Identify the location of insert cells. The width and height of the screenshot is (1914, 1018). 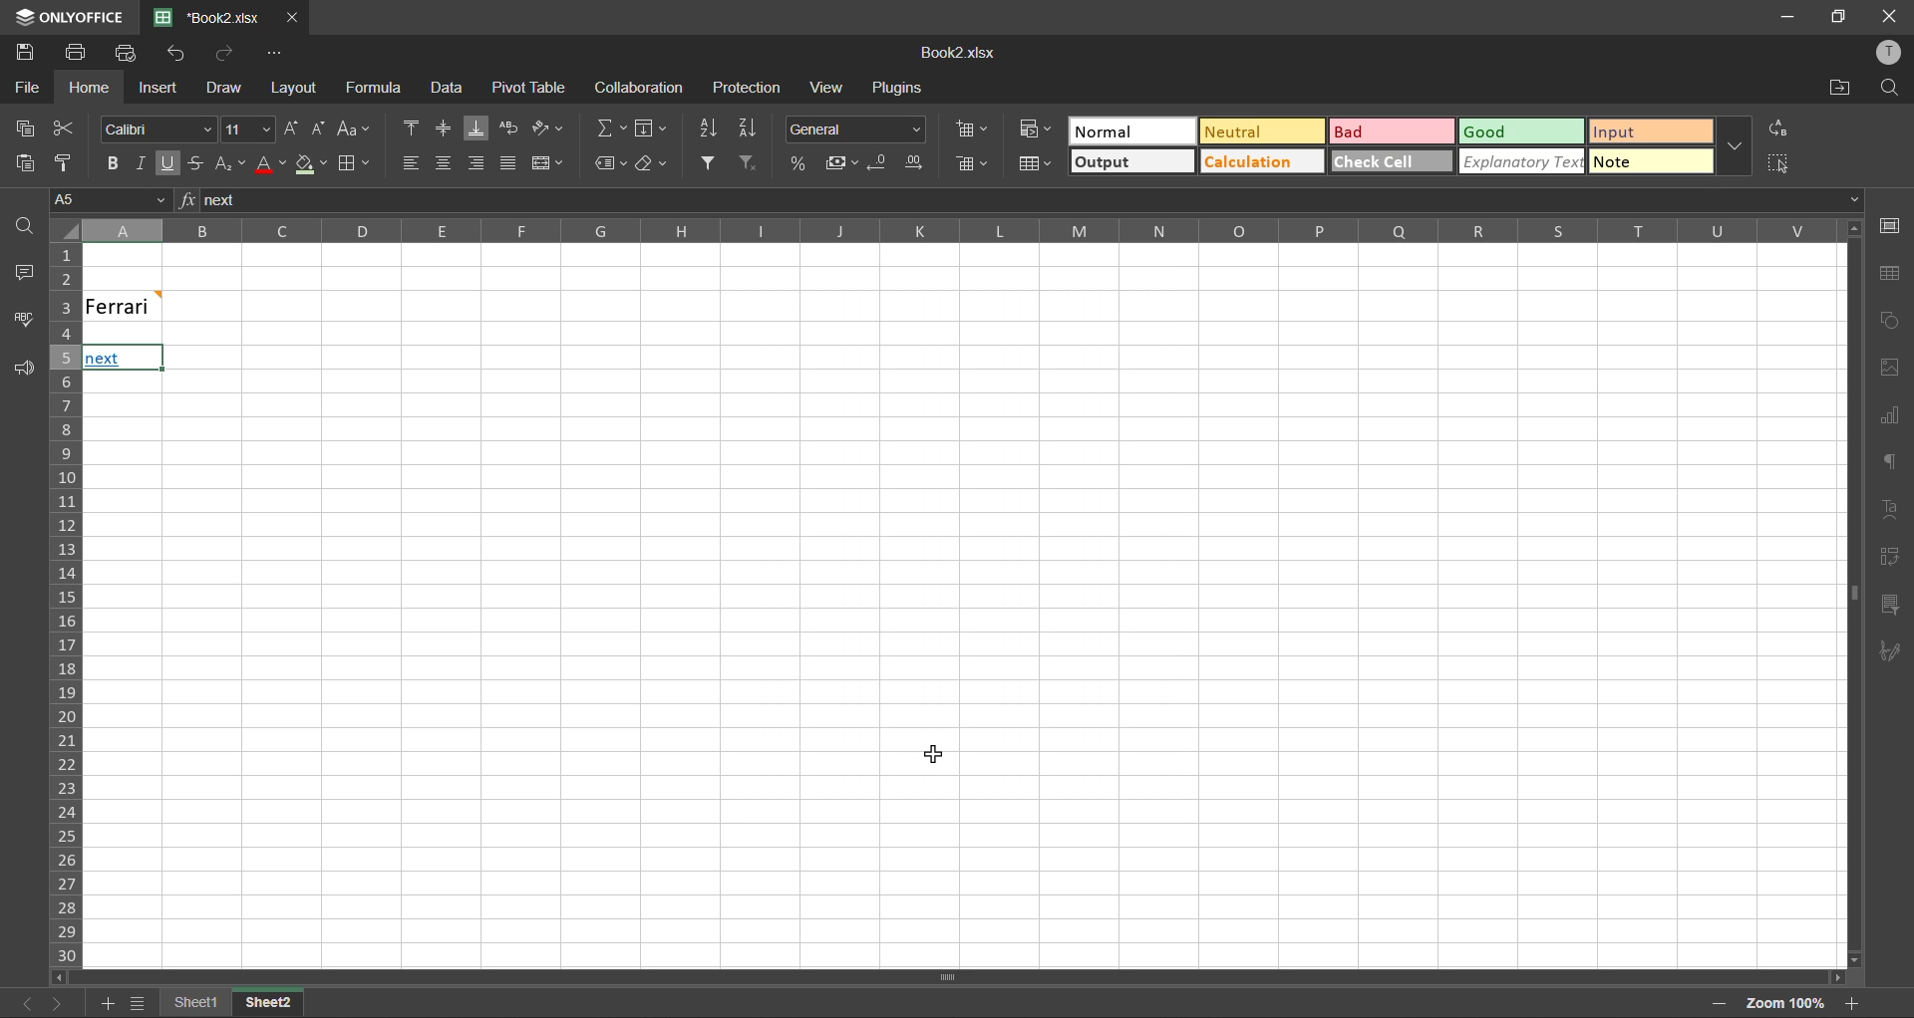
(972, 130).